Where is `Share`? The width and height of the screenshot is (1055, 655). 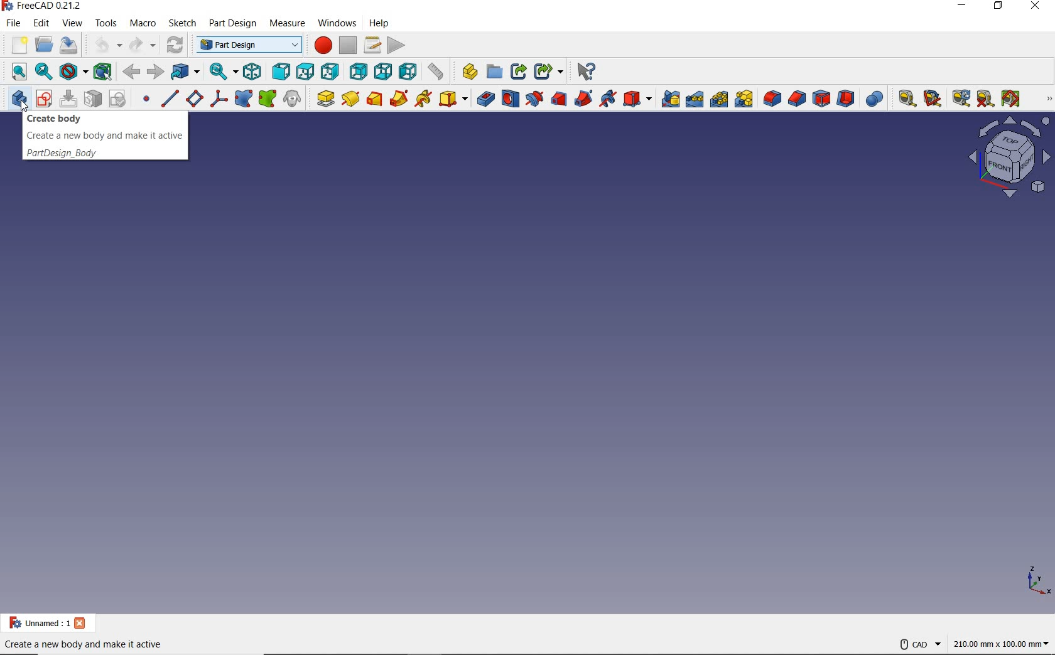
Share is located at coordinates (518, 72).